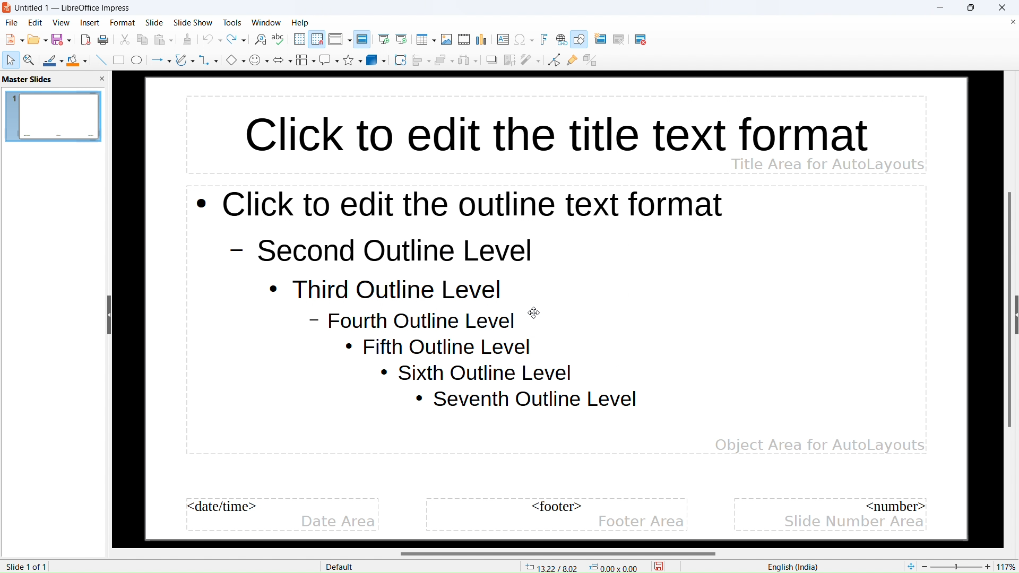  Describe the element at coordinates (386, 250) in the screenshot. I see `Second outline level` at that location.